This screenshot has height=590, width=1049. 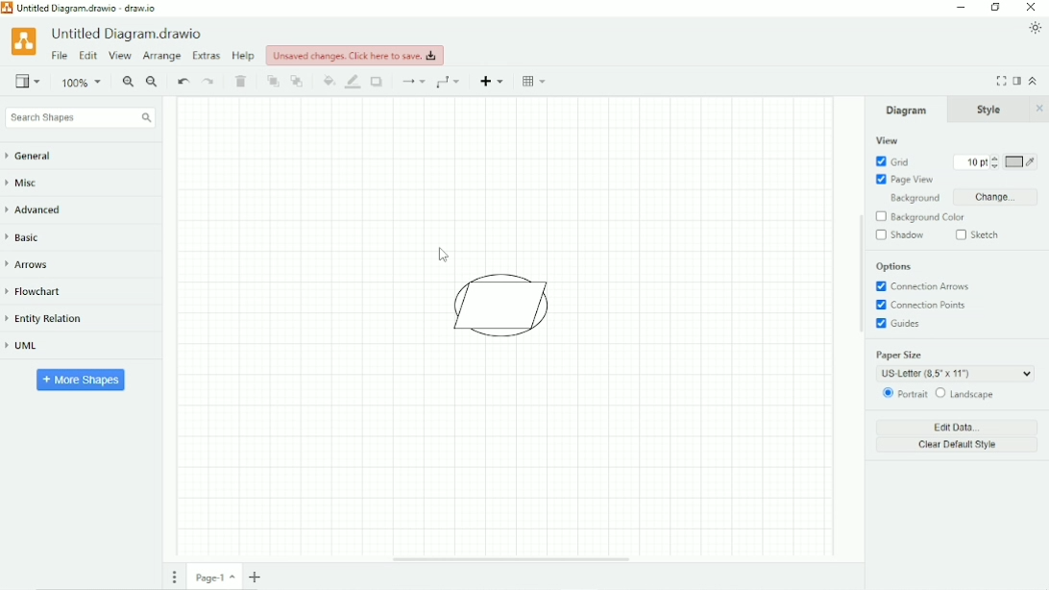 What do you see at coordinates (905, 180) in the screenshot?
I see `Page view` at bounding box center [905, 180].